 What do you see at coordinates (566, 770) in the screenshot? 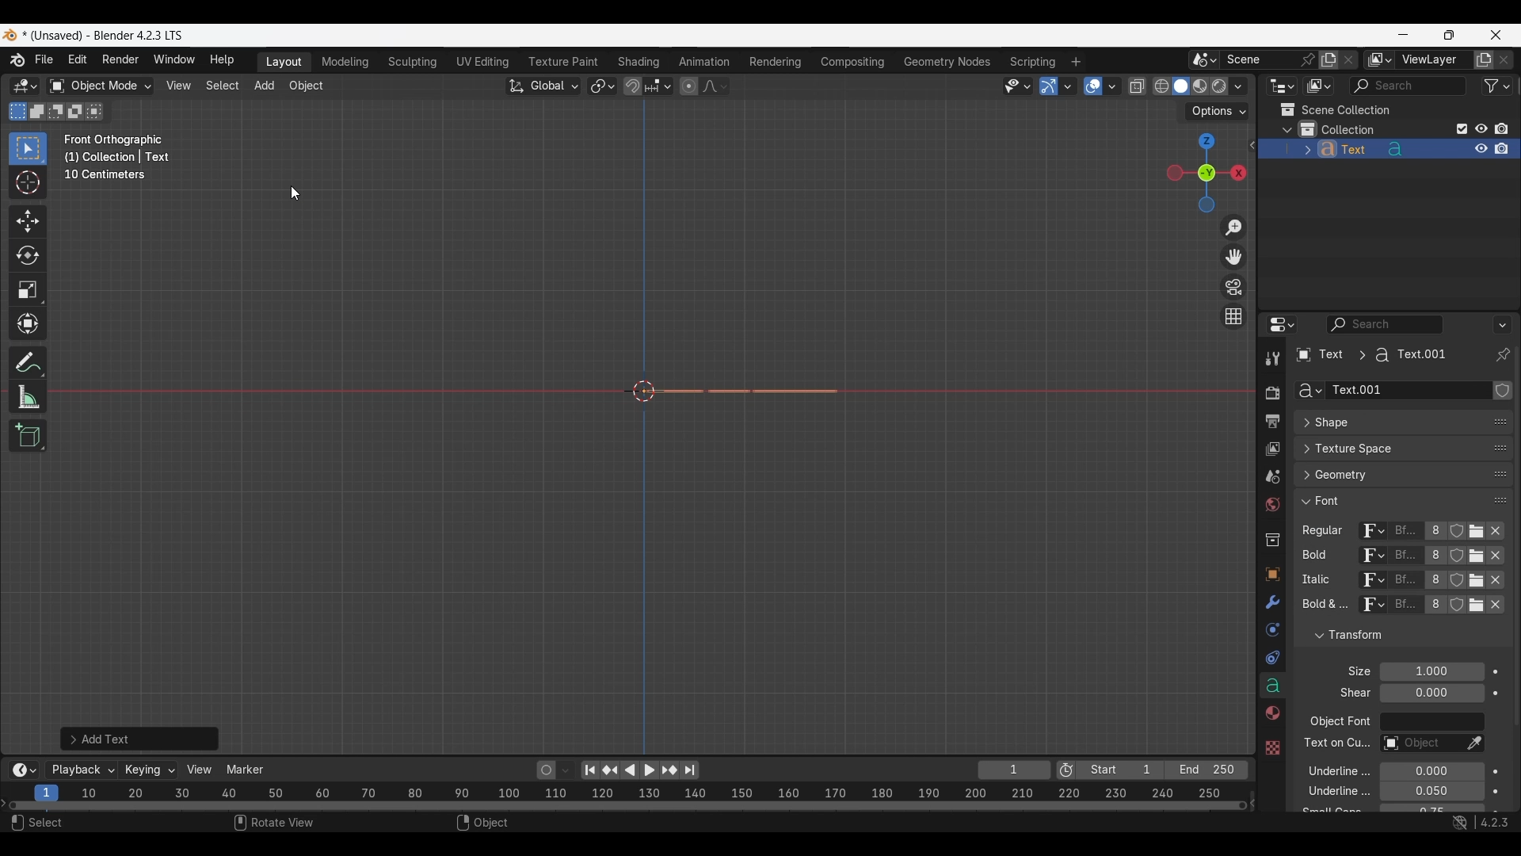
I see `Auto keyframing` at bounding box center [566, 770].